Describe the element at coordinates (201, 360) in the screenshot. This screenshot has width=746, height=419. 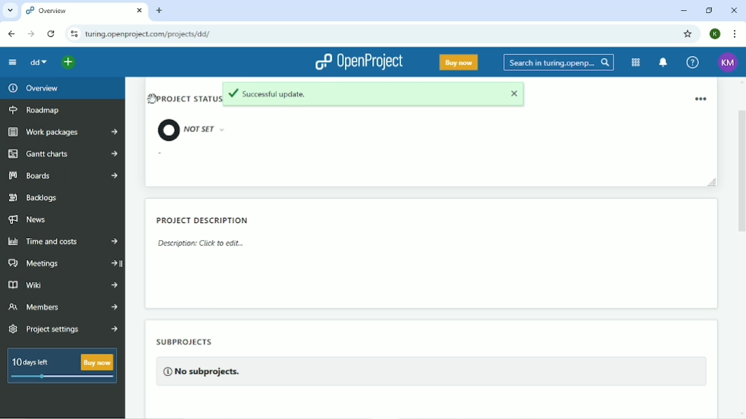
I see `Subprojects` at that location.